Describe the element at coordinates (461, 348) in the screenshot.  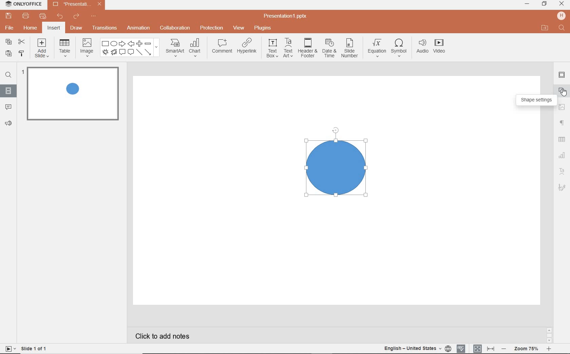
I see `spell checking` at that location.